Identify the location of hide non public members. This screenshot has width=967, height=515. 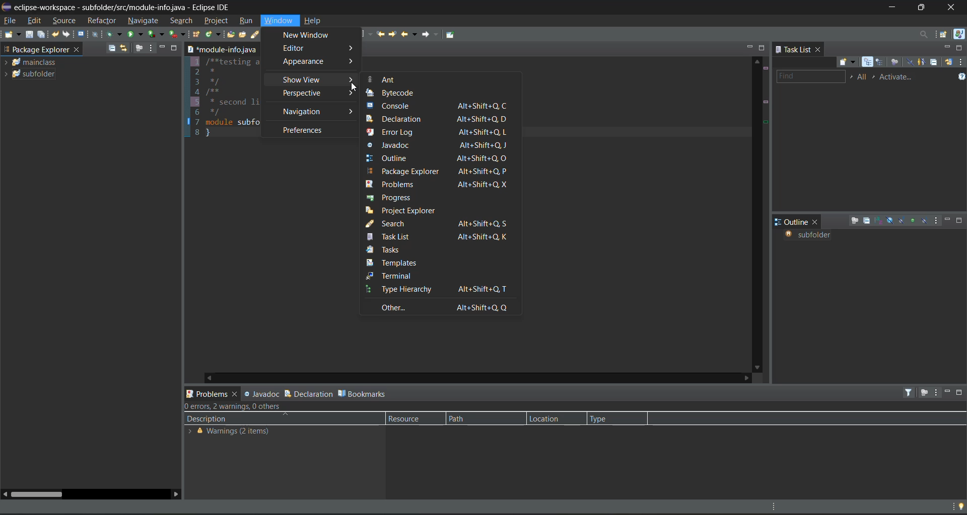
(913, 220).